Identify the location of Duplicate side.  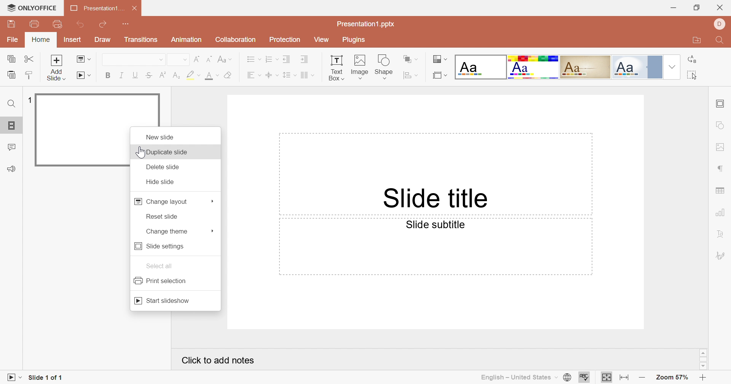
(170, 152).